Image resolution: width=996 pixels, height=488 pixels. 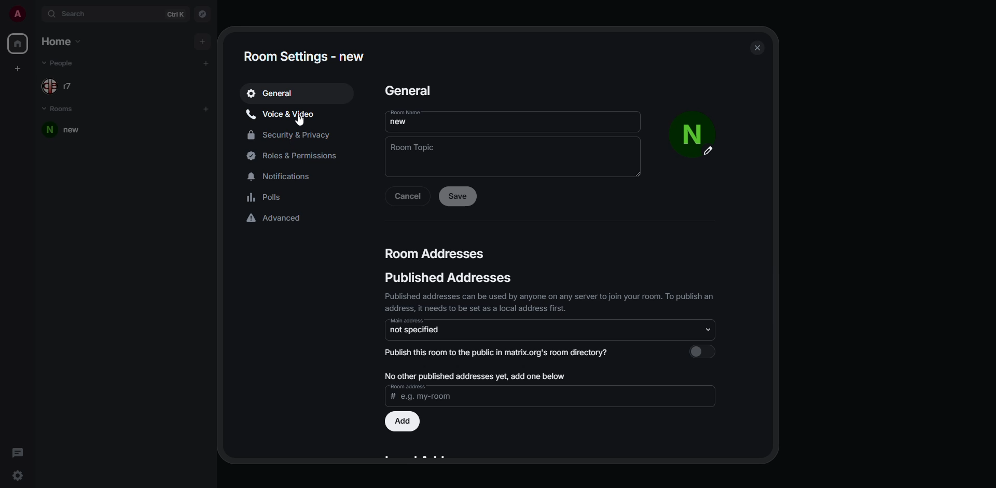 I want to click on quick settings, so click(x=19, y=476).